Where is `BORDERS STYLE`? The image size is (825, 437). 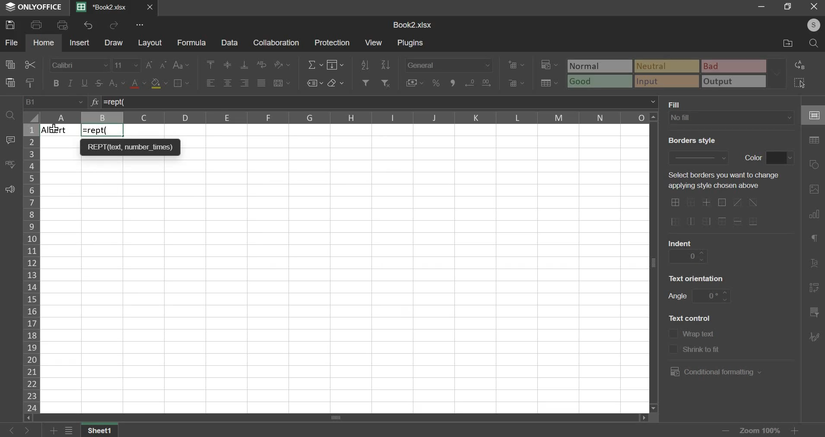 BORDERS STYLE is located at coordinates (691, 140).